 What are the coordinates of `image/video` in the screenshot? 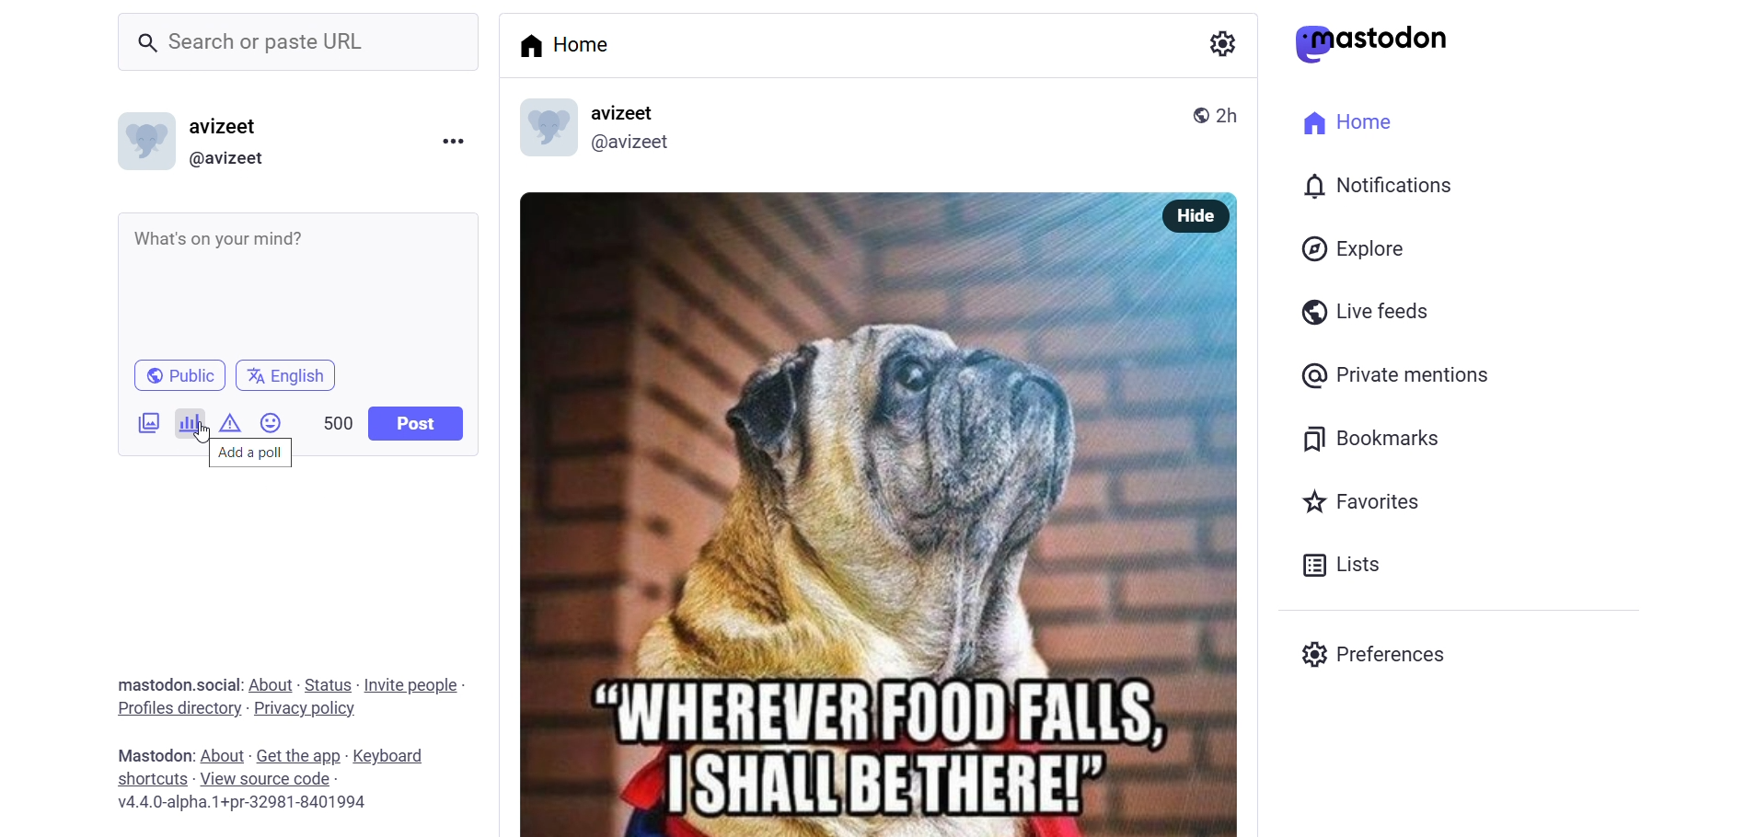 It's located at (144, 424).